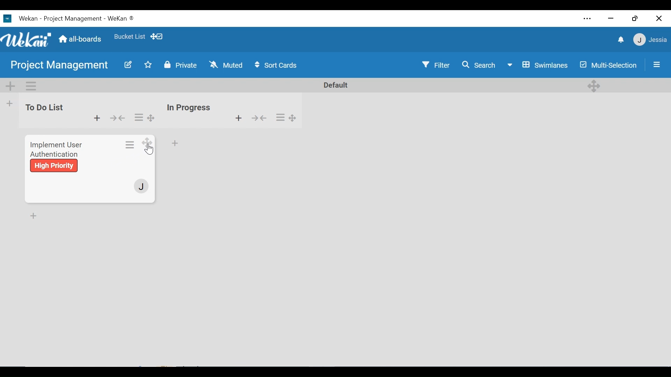 The width and height of the screenshot is (671, 377). What do you see at coordinates (227, 65) in the screenshot?
I see `\ Muted` at bounding box center [227, 65].